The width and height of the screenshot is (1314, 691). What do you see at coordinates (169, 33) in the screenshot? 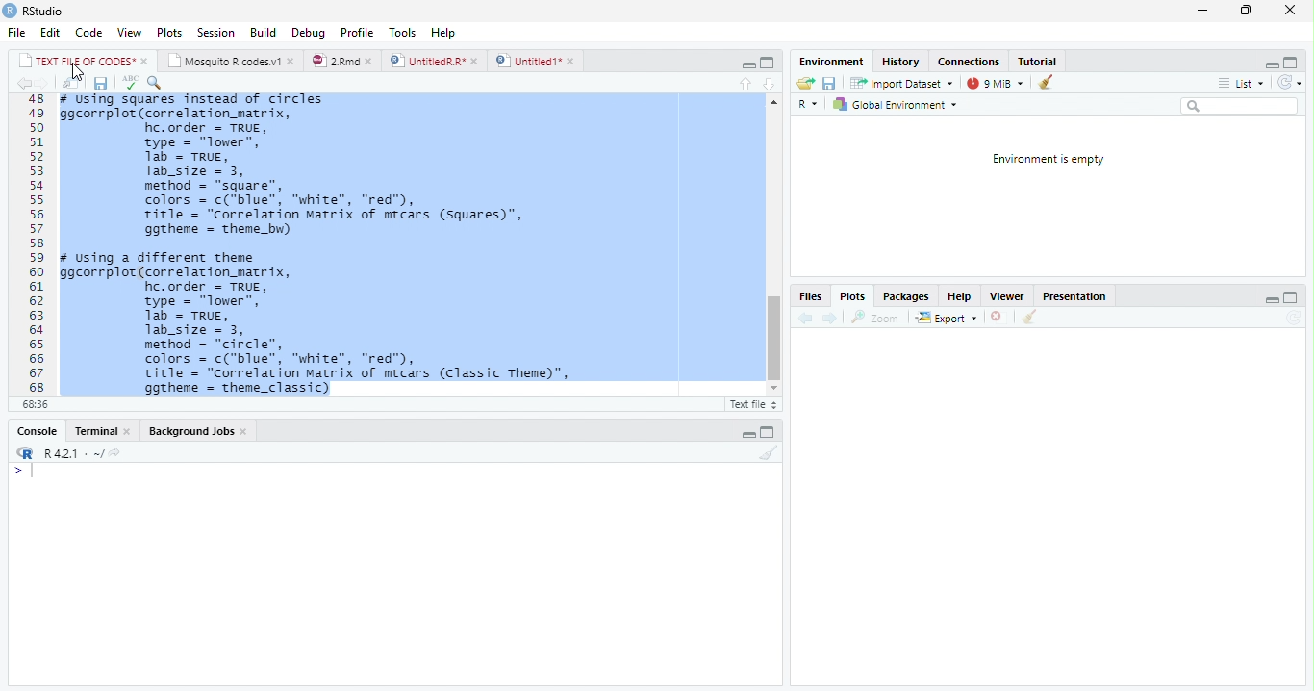
I see `Plots` at bounding box center [169, 33].